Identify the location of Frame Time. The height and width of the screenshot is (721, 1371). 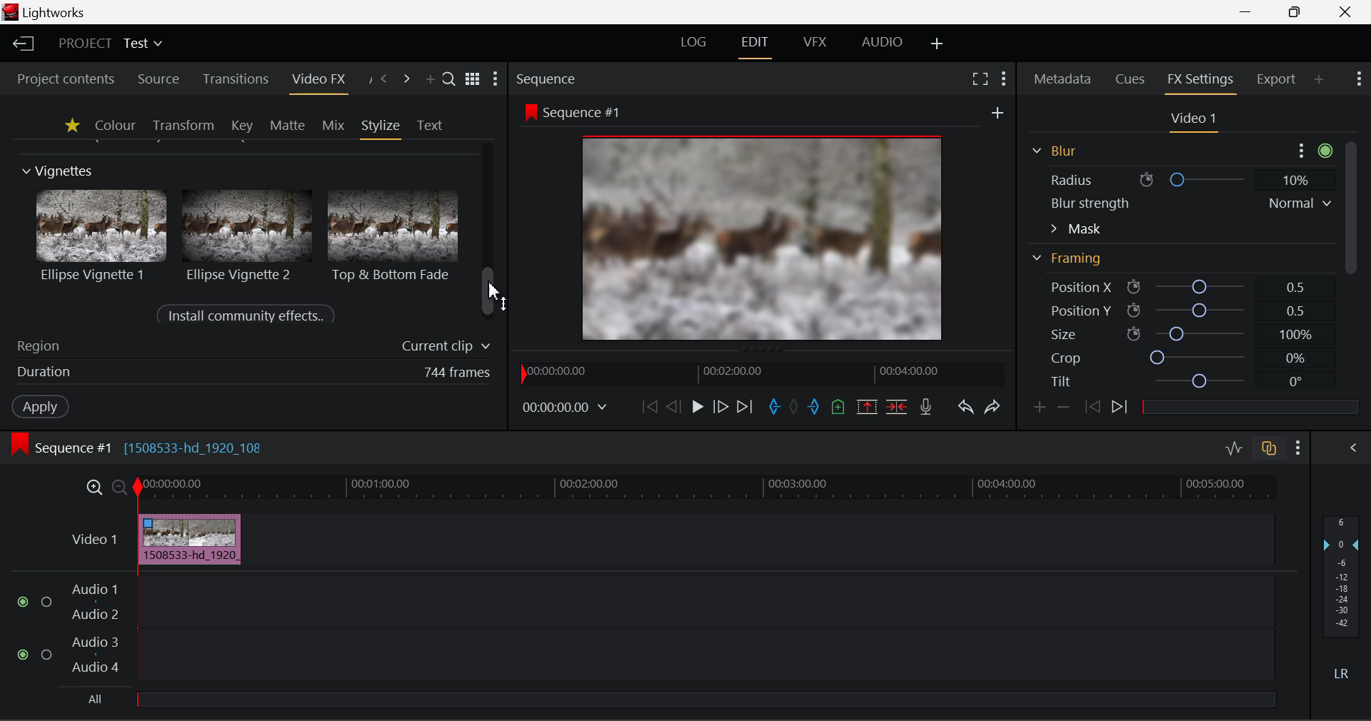
(566, 406).